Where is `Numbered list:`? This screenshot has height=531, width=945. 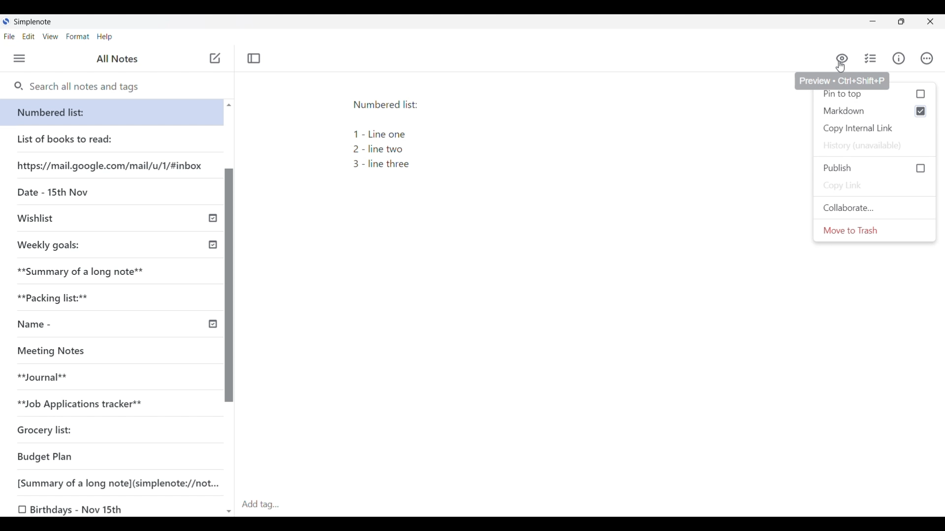
Numbered list: is located at coordinates (380, 105).